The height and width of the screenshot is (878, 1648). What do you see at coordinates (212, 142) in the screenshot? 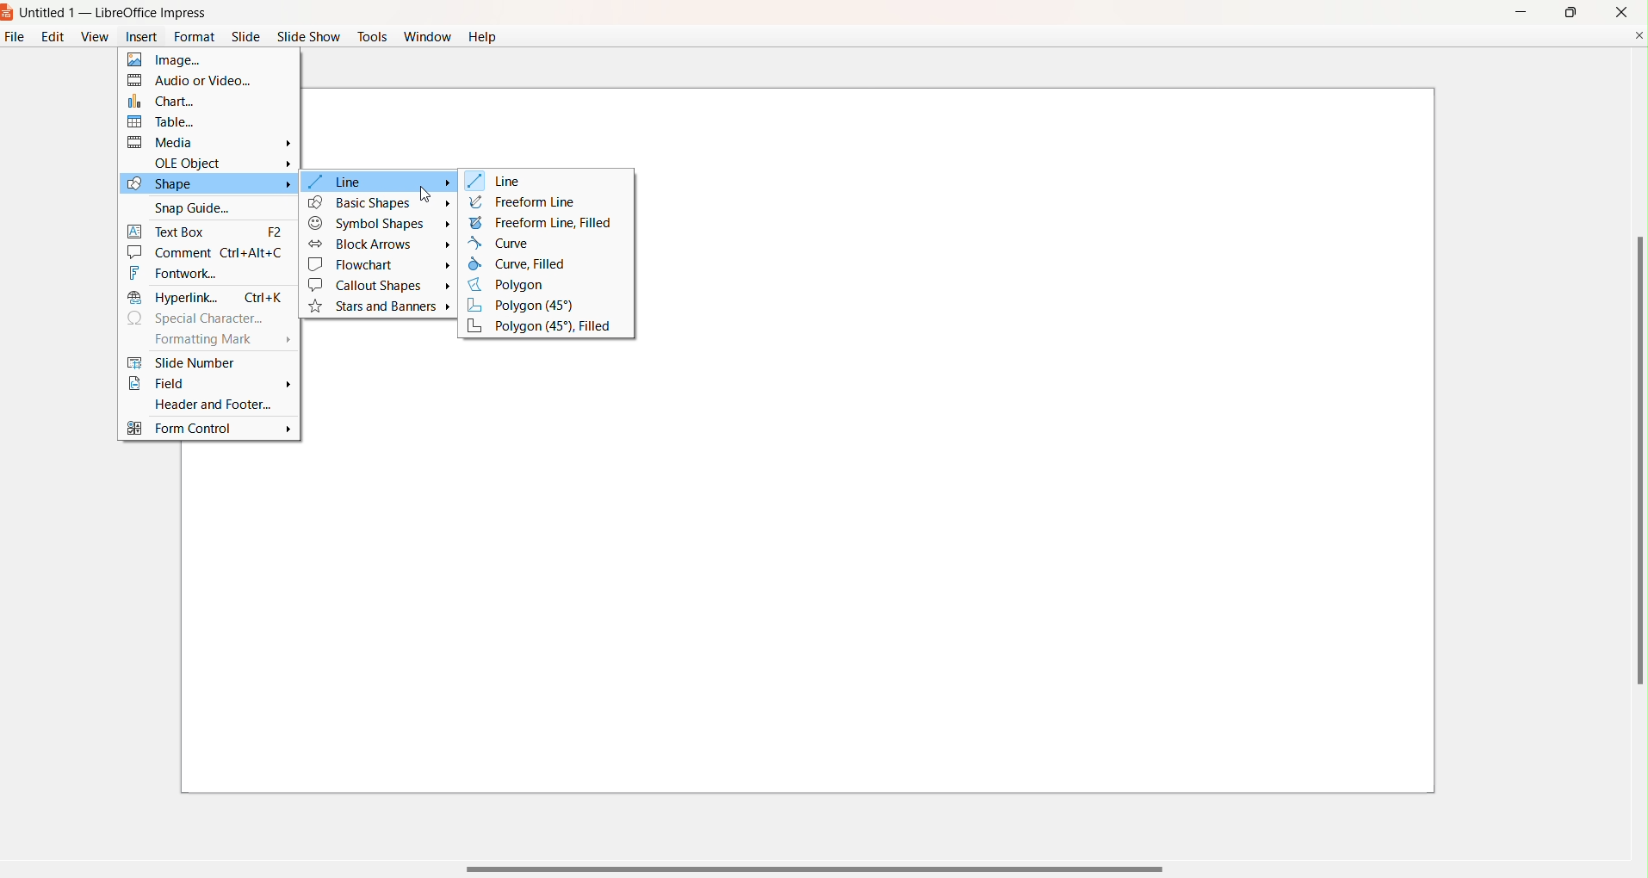
I see `media` at bounding box center [212, 142].